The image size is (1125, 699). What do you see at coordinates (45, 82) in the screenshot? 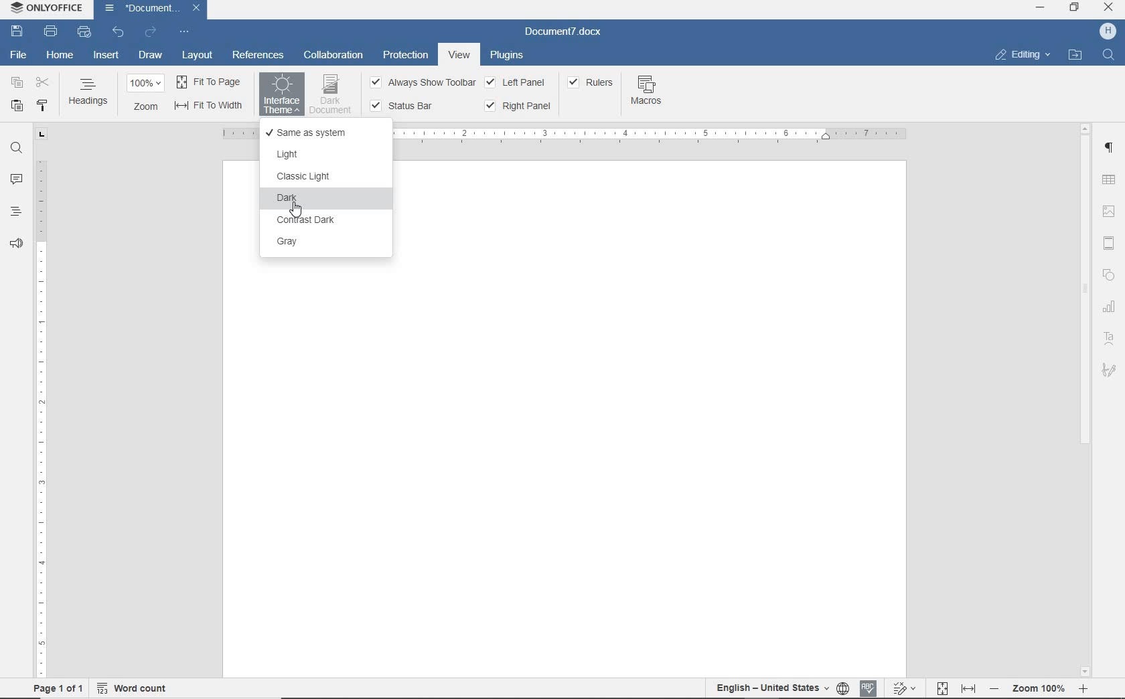
I see `CUT` at bounding box center [45, 82].